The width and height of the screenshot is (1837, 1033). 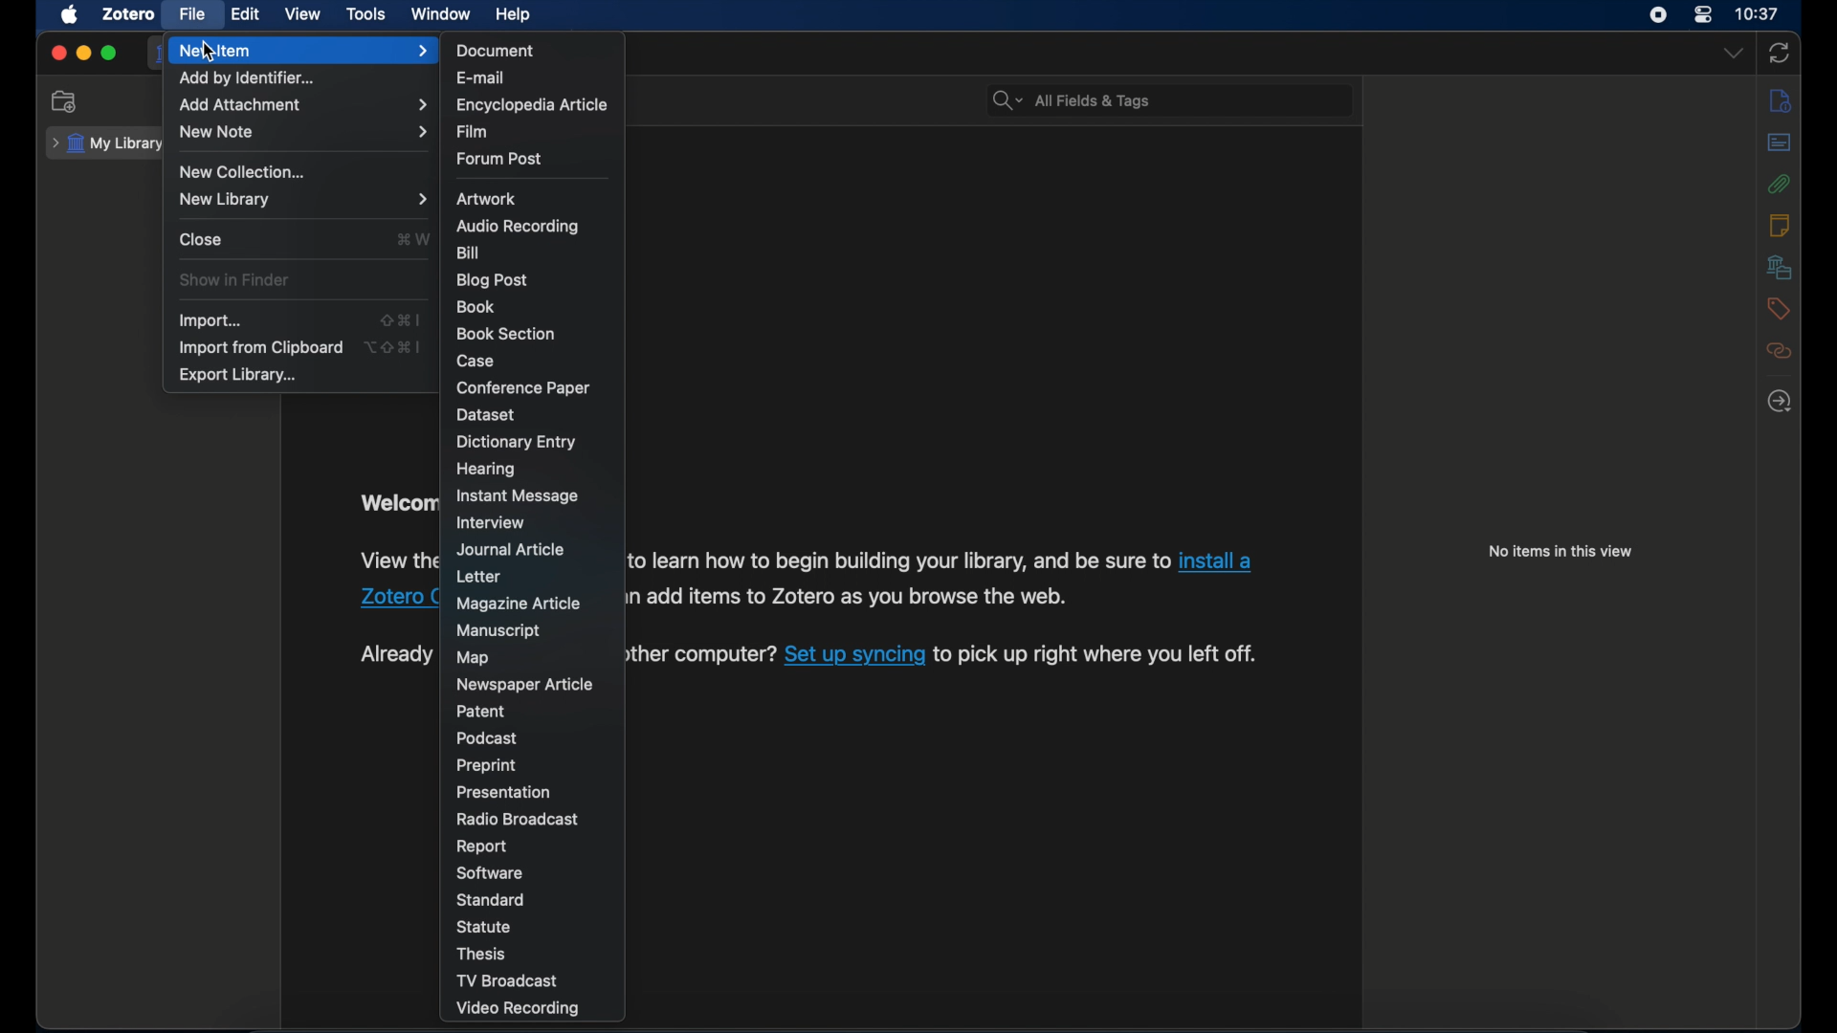 What do you see at coordinates (248, 78) in the screenshot?
I see `add by identifier` at bounding box center [248, 78].